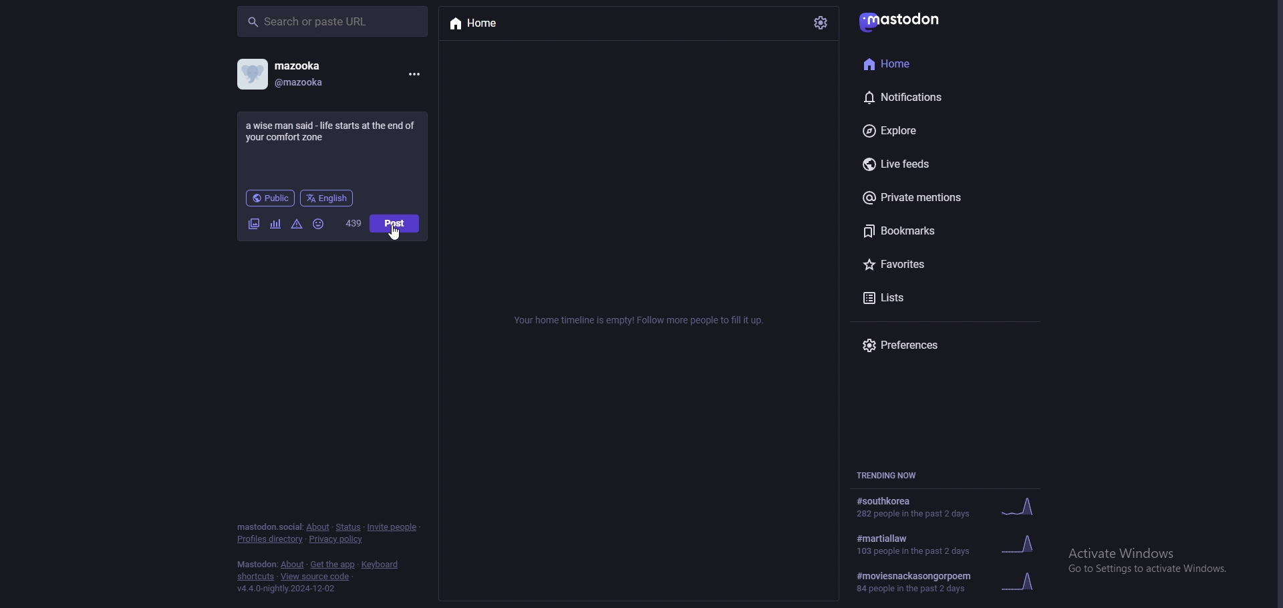 The width and height of the screenshot is (1283, 608). Describe the element at coordinates (921, 21) in the screenshot. I see `mastodon` at that location.